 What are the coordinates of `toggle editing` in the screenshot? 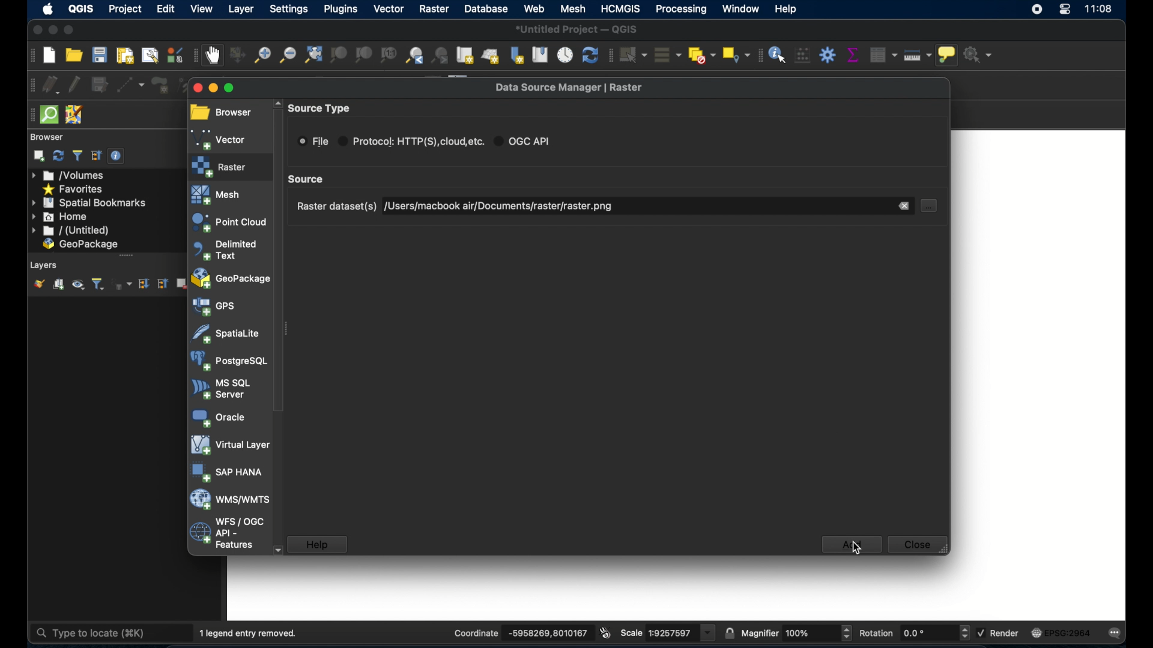 It's located at (75, 83).